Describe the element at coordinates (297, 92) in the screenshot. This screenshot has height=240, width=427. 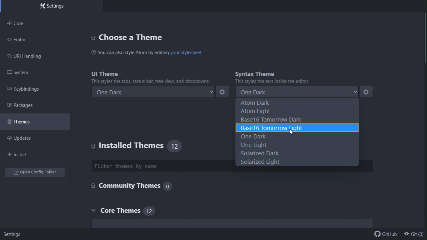
I see `One dark` at that location.